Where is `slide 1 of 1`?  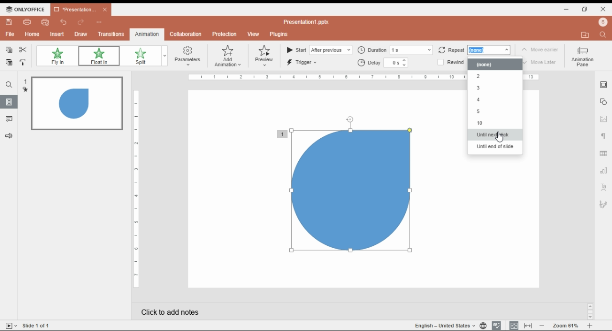
slide 1 of 1 is located at coordinates (38, 325).